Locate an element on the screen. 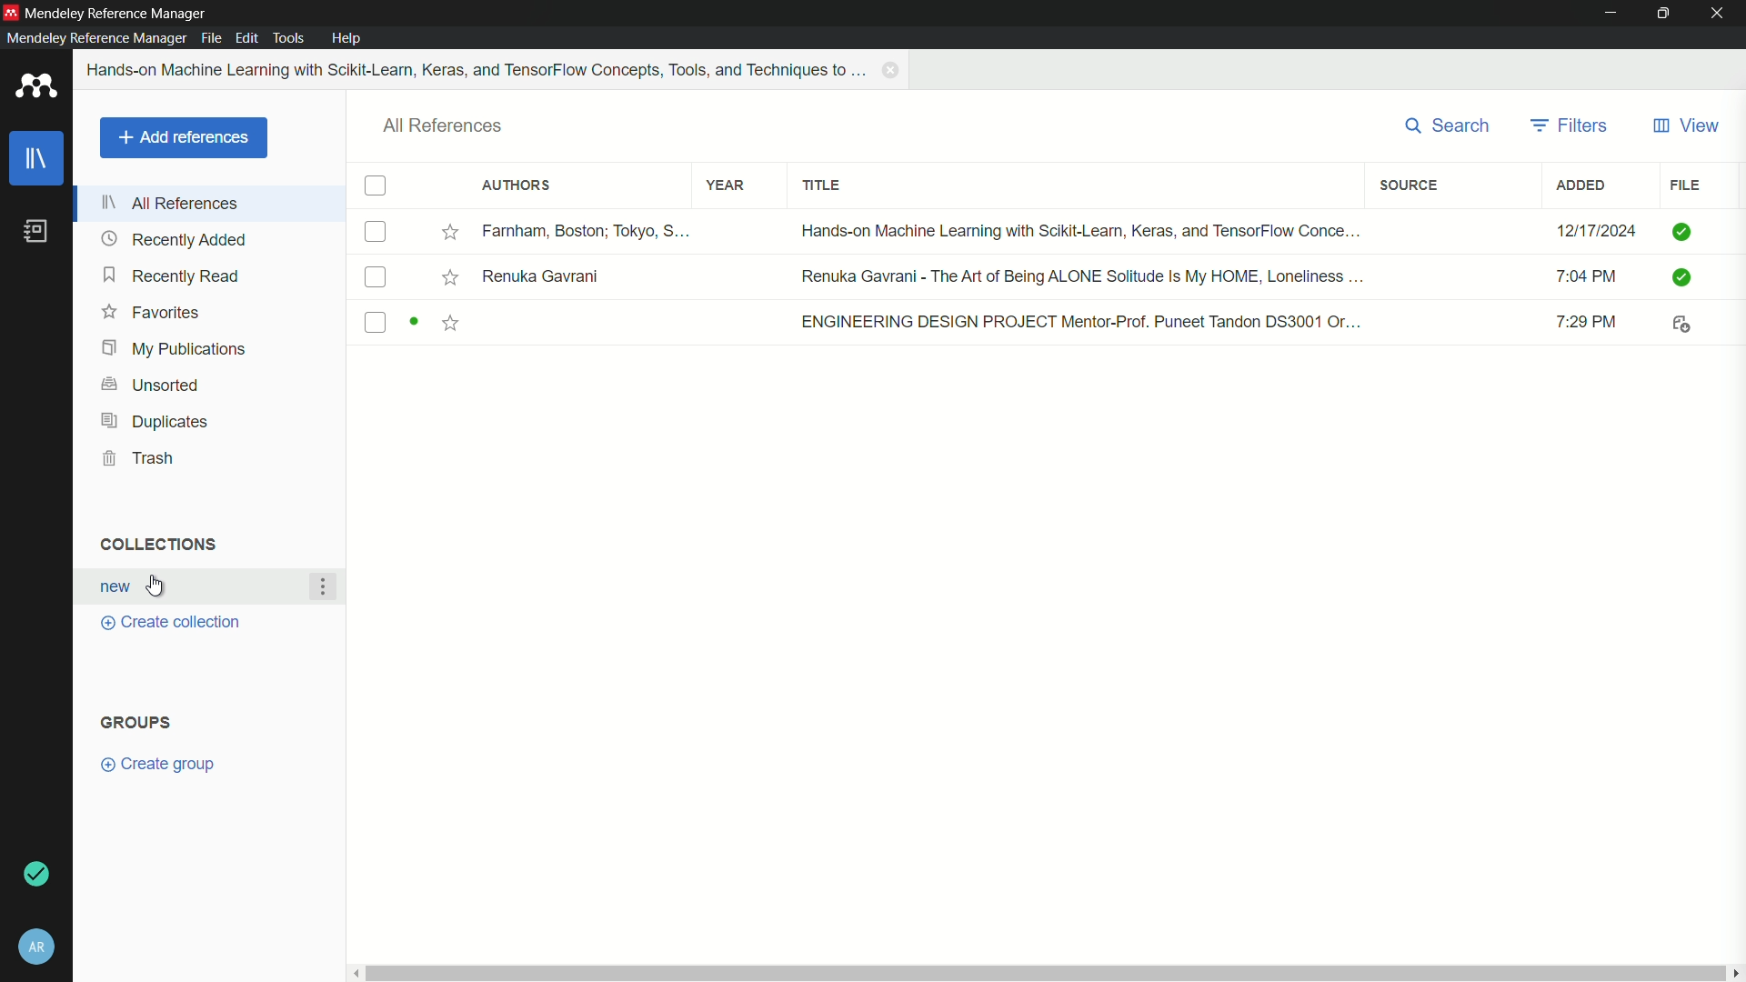 The height and width of the screenshot is (982, 1746). file is located at coordinates (1683, 185).